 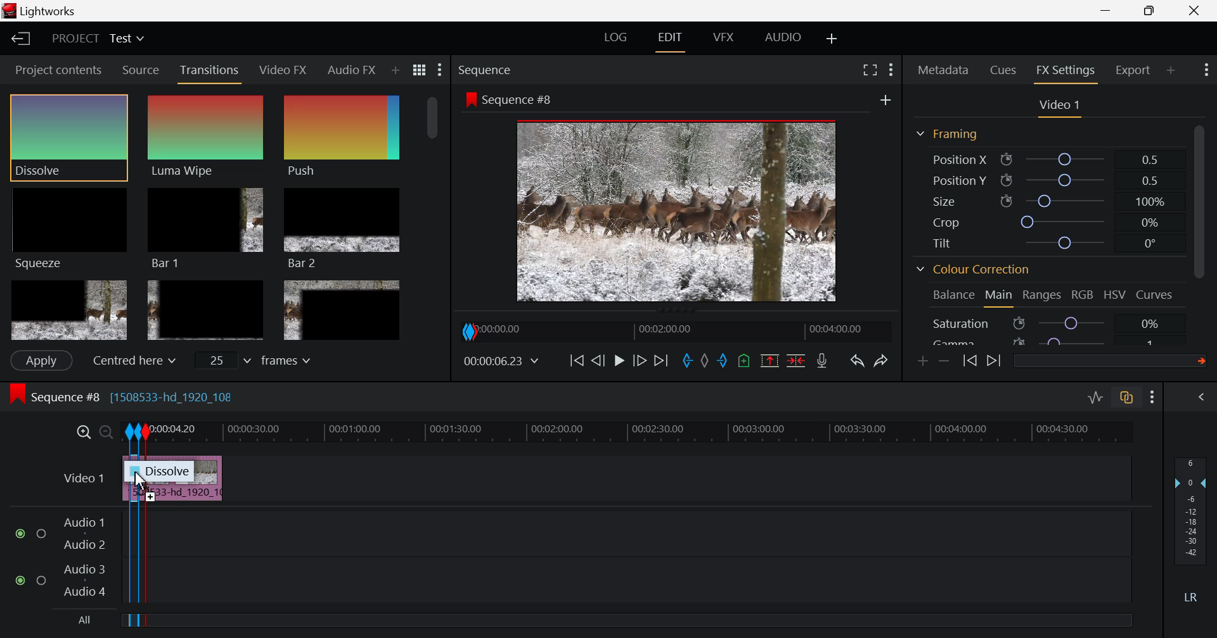 What do you see at coordinates (1155, 11) in the screenshot?
I see `Minimize` at bounding box center [1155, 11].